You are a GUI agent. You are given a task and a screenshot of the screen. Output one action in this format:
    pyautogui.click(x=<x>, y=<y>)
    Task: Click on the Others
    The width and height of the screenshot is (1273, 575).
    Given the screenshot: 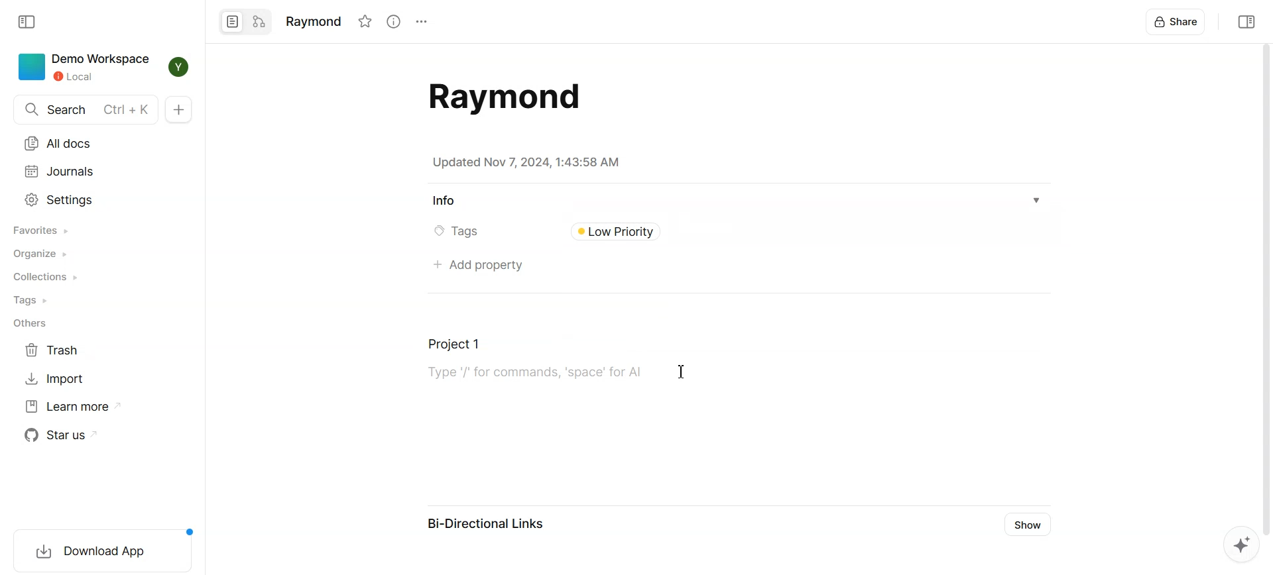 What is the action you would take?
    pyautogui.click(x=29, y=325)
    